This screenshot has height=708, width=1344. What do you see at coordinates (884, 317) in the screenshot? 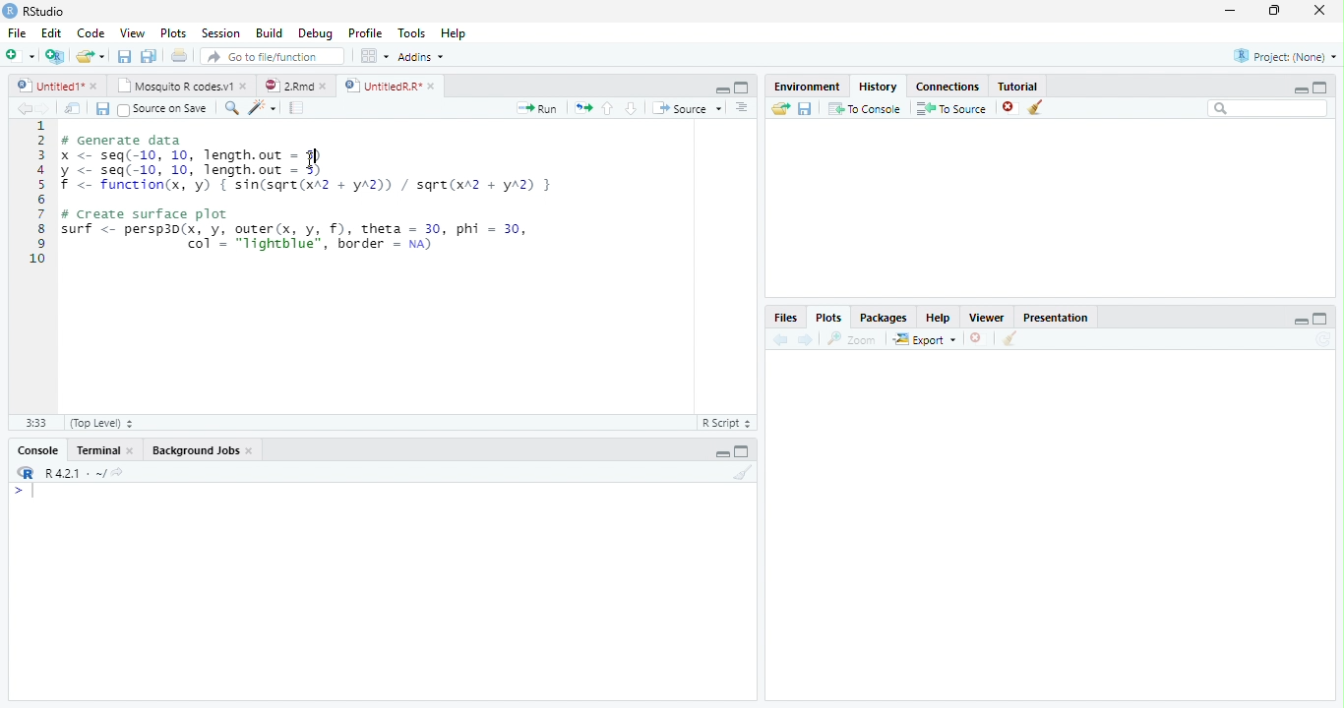
I see `Packages` at bounding box center [884, 317].